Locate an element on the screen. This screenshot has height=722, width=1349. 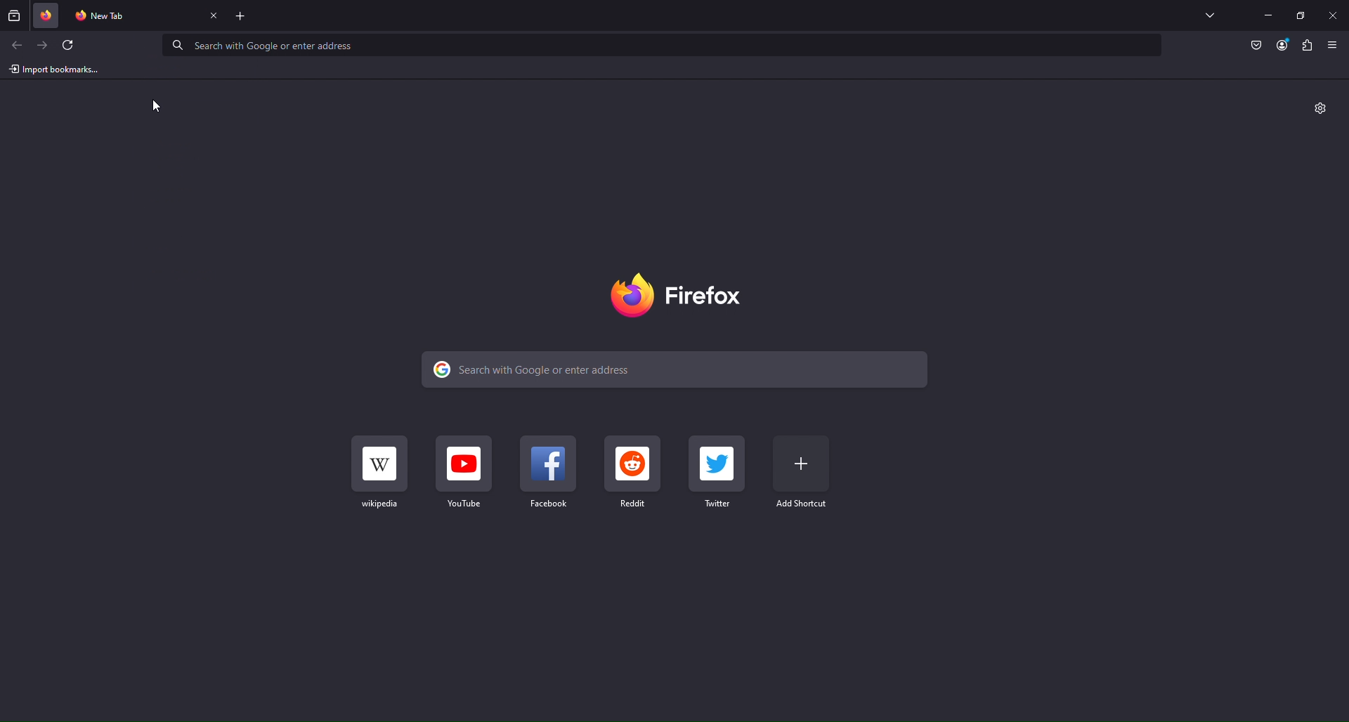
Pocket is located at coordinates (1258, 46).